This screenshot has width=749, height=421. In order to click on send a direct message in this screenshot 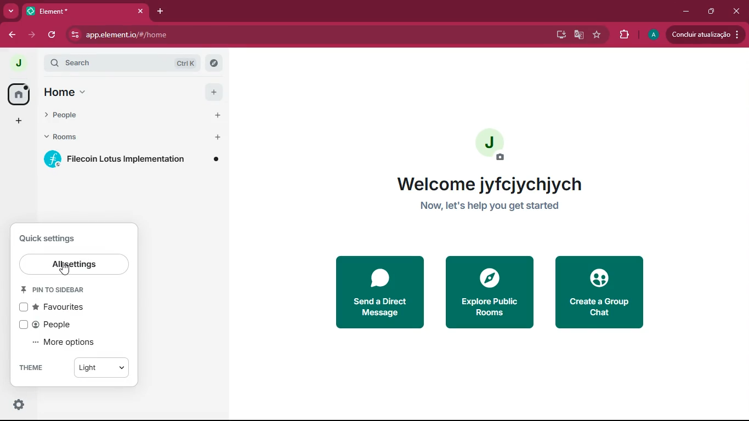, I will do `click(377, 291)`.